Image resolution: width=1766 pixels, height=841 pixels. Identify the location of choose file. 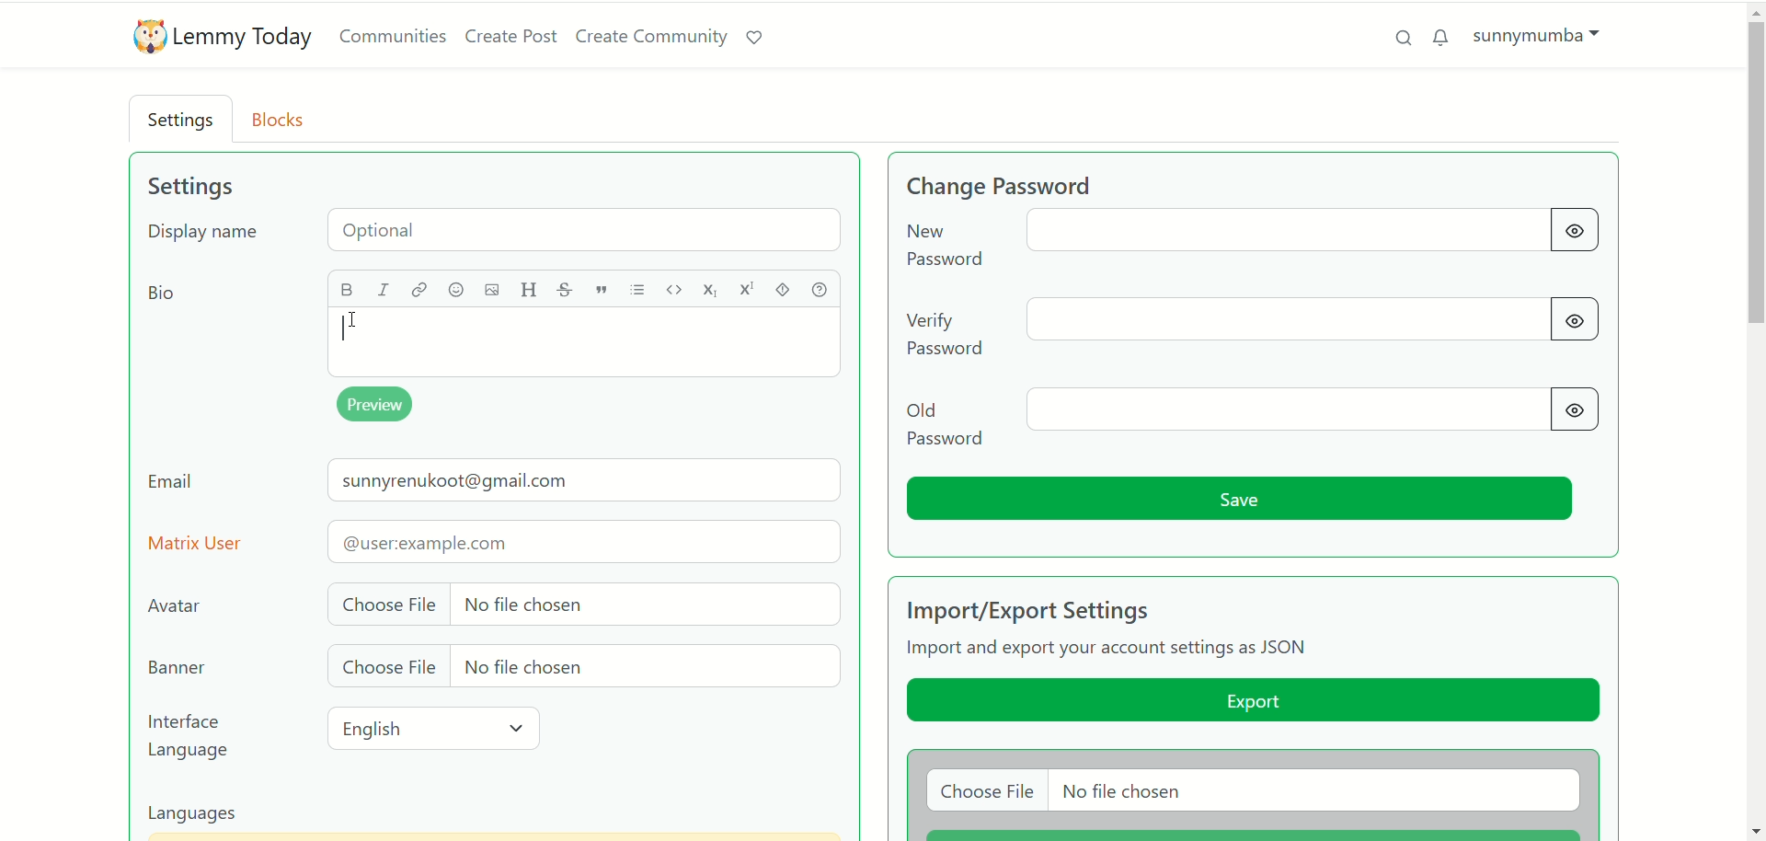
(579, 668).